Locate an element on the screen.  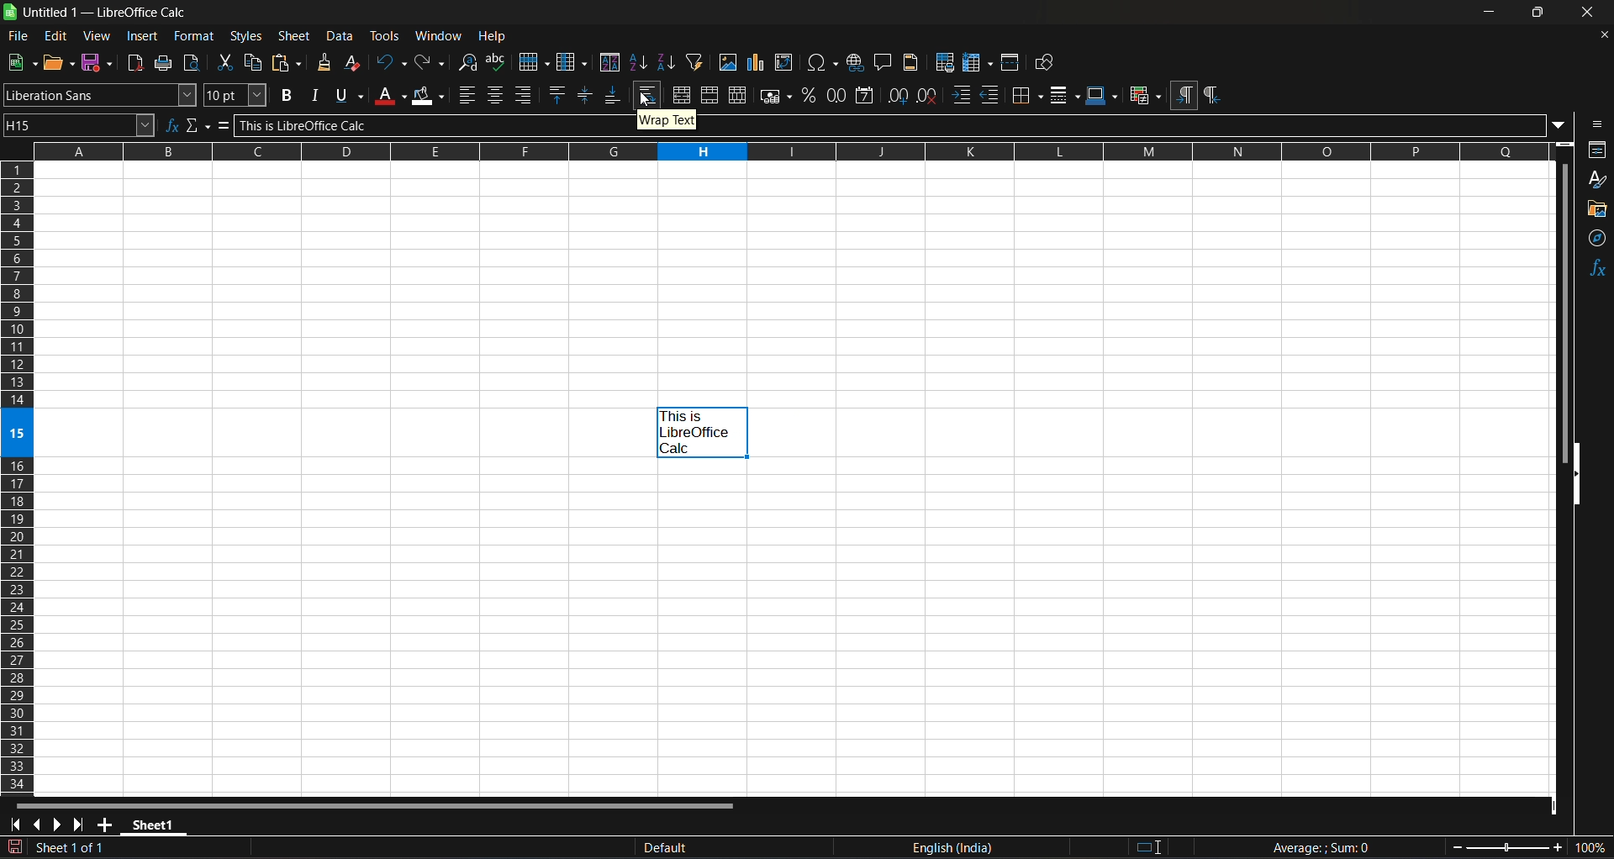
scroll to last sheet is located at coordinates (82, 824).